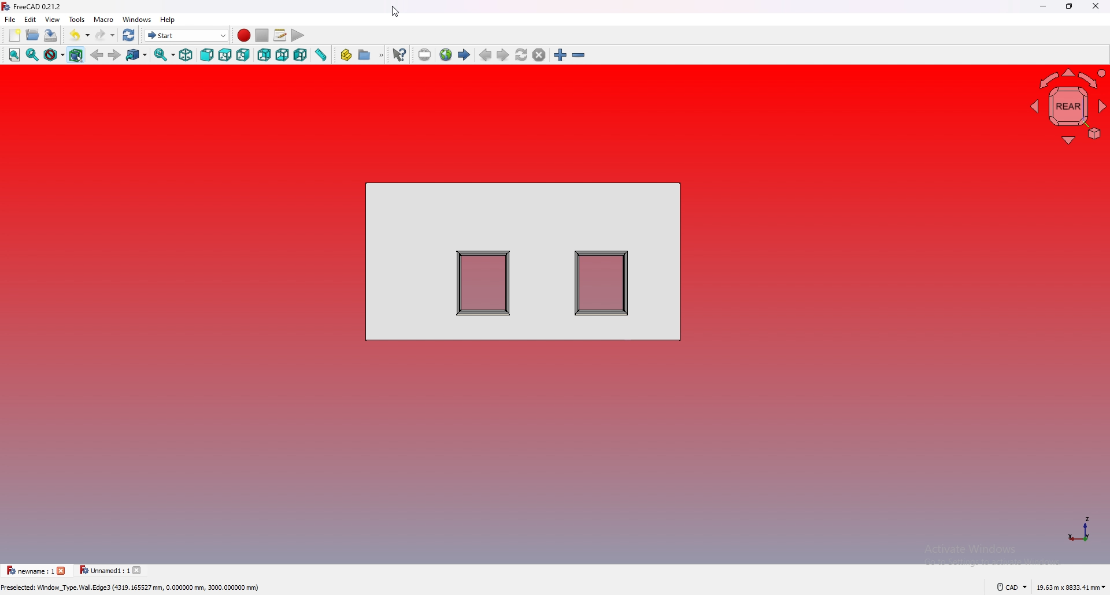 This screenshot has width=1110, height=595. Describe the element at coordinates (111, 571) in the screenshot. I see `tab 2` at that location.